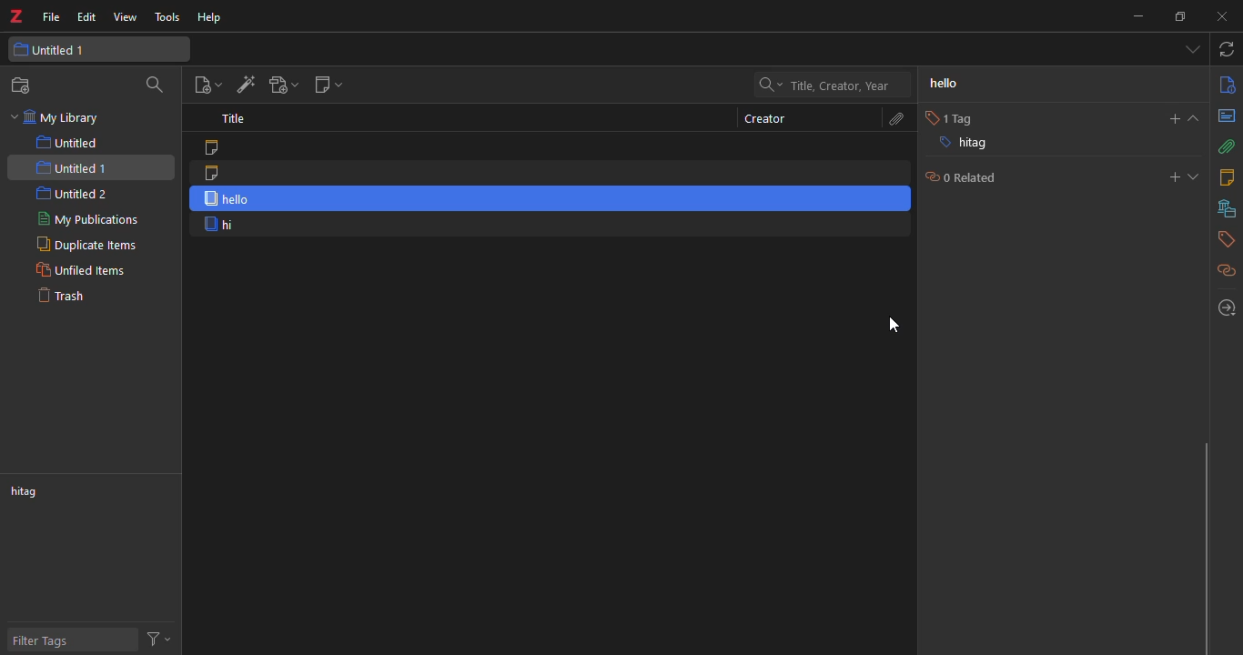 Image resolution: width=1243 pixels, height=655 pixels. What do you see at coordinates (61, 118) in the screenshot?
I see `my library` at bounding box center [61, 118].